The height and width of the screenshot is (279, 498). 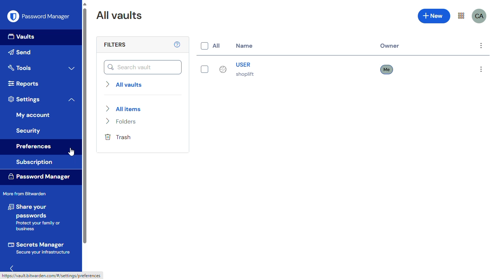 I want to click on send, so click(x=22, y=52).